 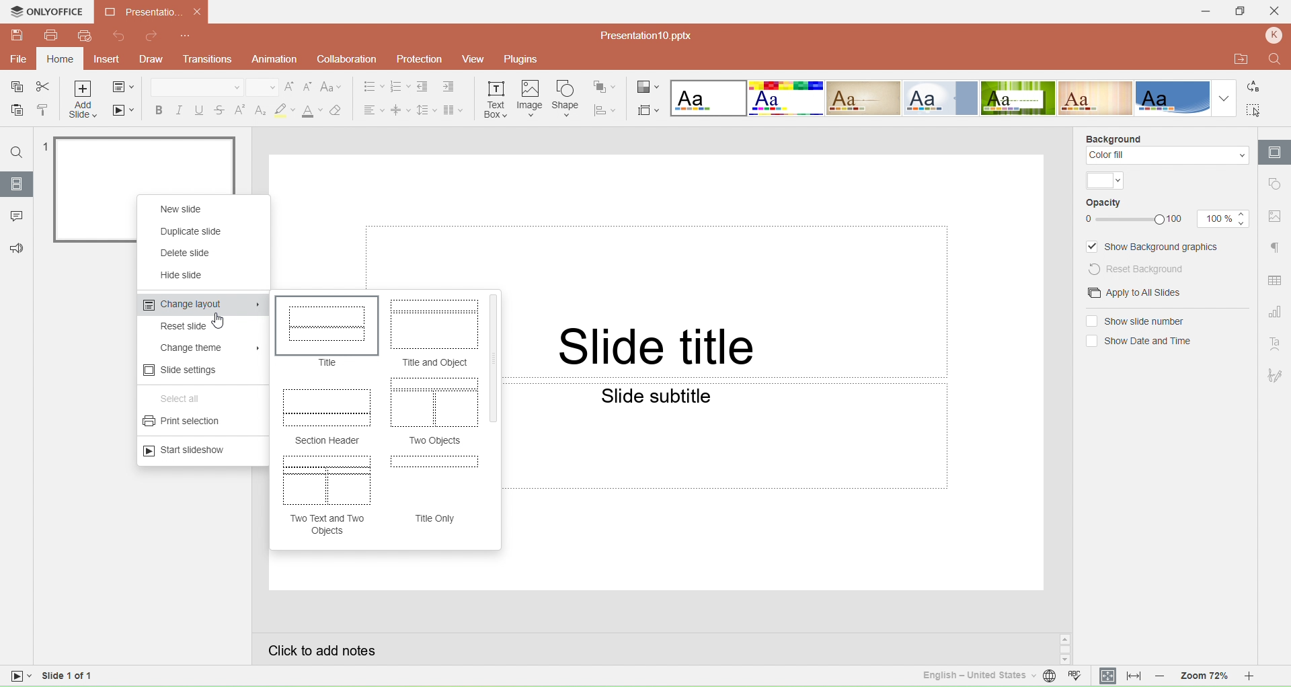 What do you see at coordinates (1276, 374) in the screenshot?
I see `Signature setting` at bounding box center [1276, 374].